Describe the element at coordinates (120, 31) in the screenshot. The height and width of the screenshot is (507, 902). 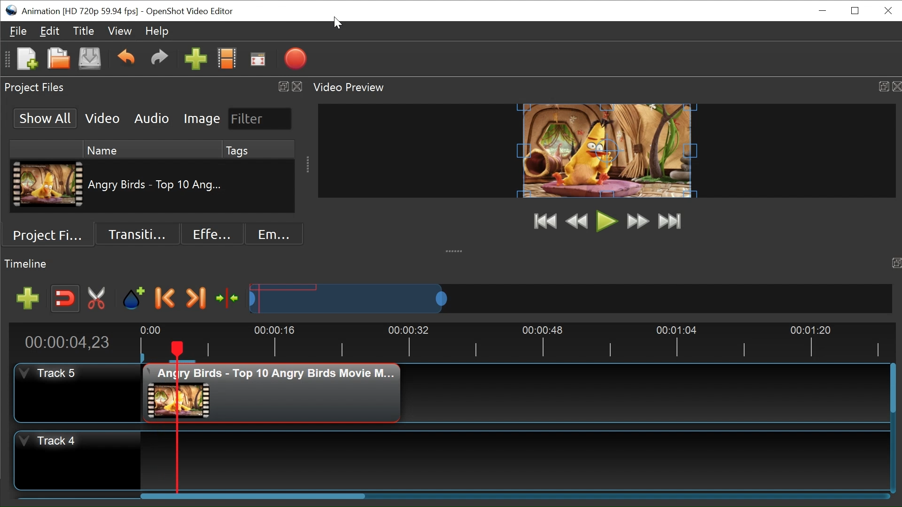
I see `View` at that location.